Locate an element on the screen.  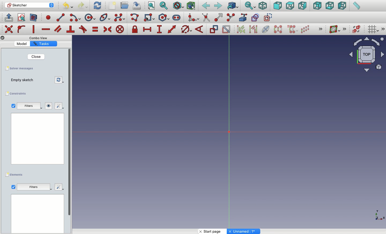
Rectangular array is located at coordinates (306, 29).